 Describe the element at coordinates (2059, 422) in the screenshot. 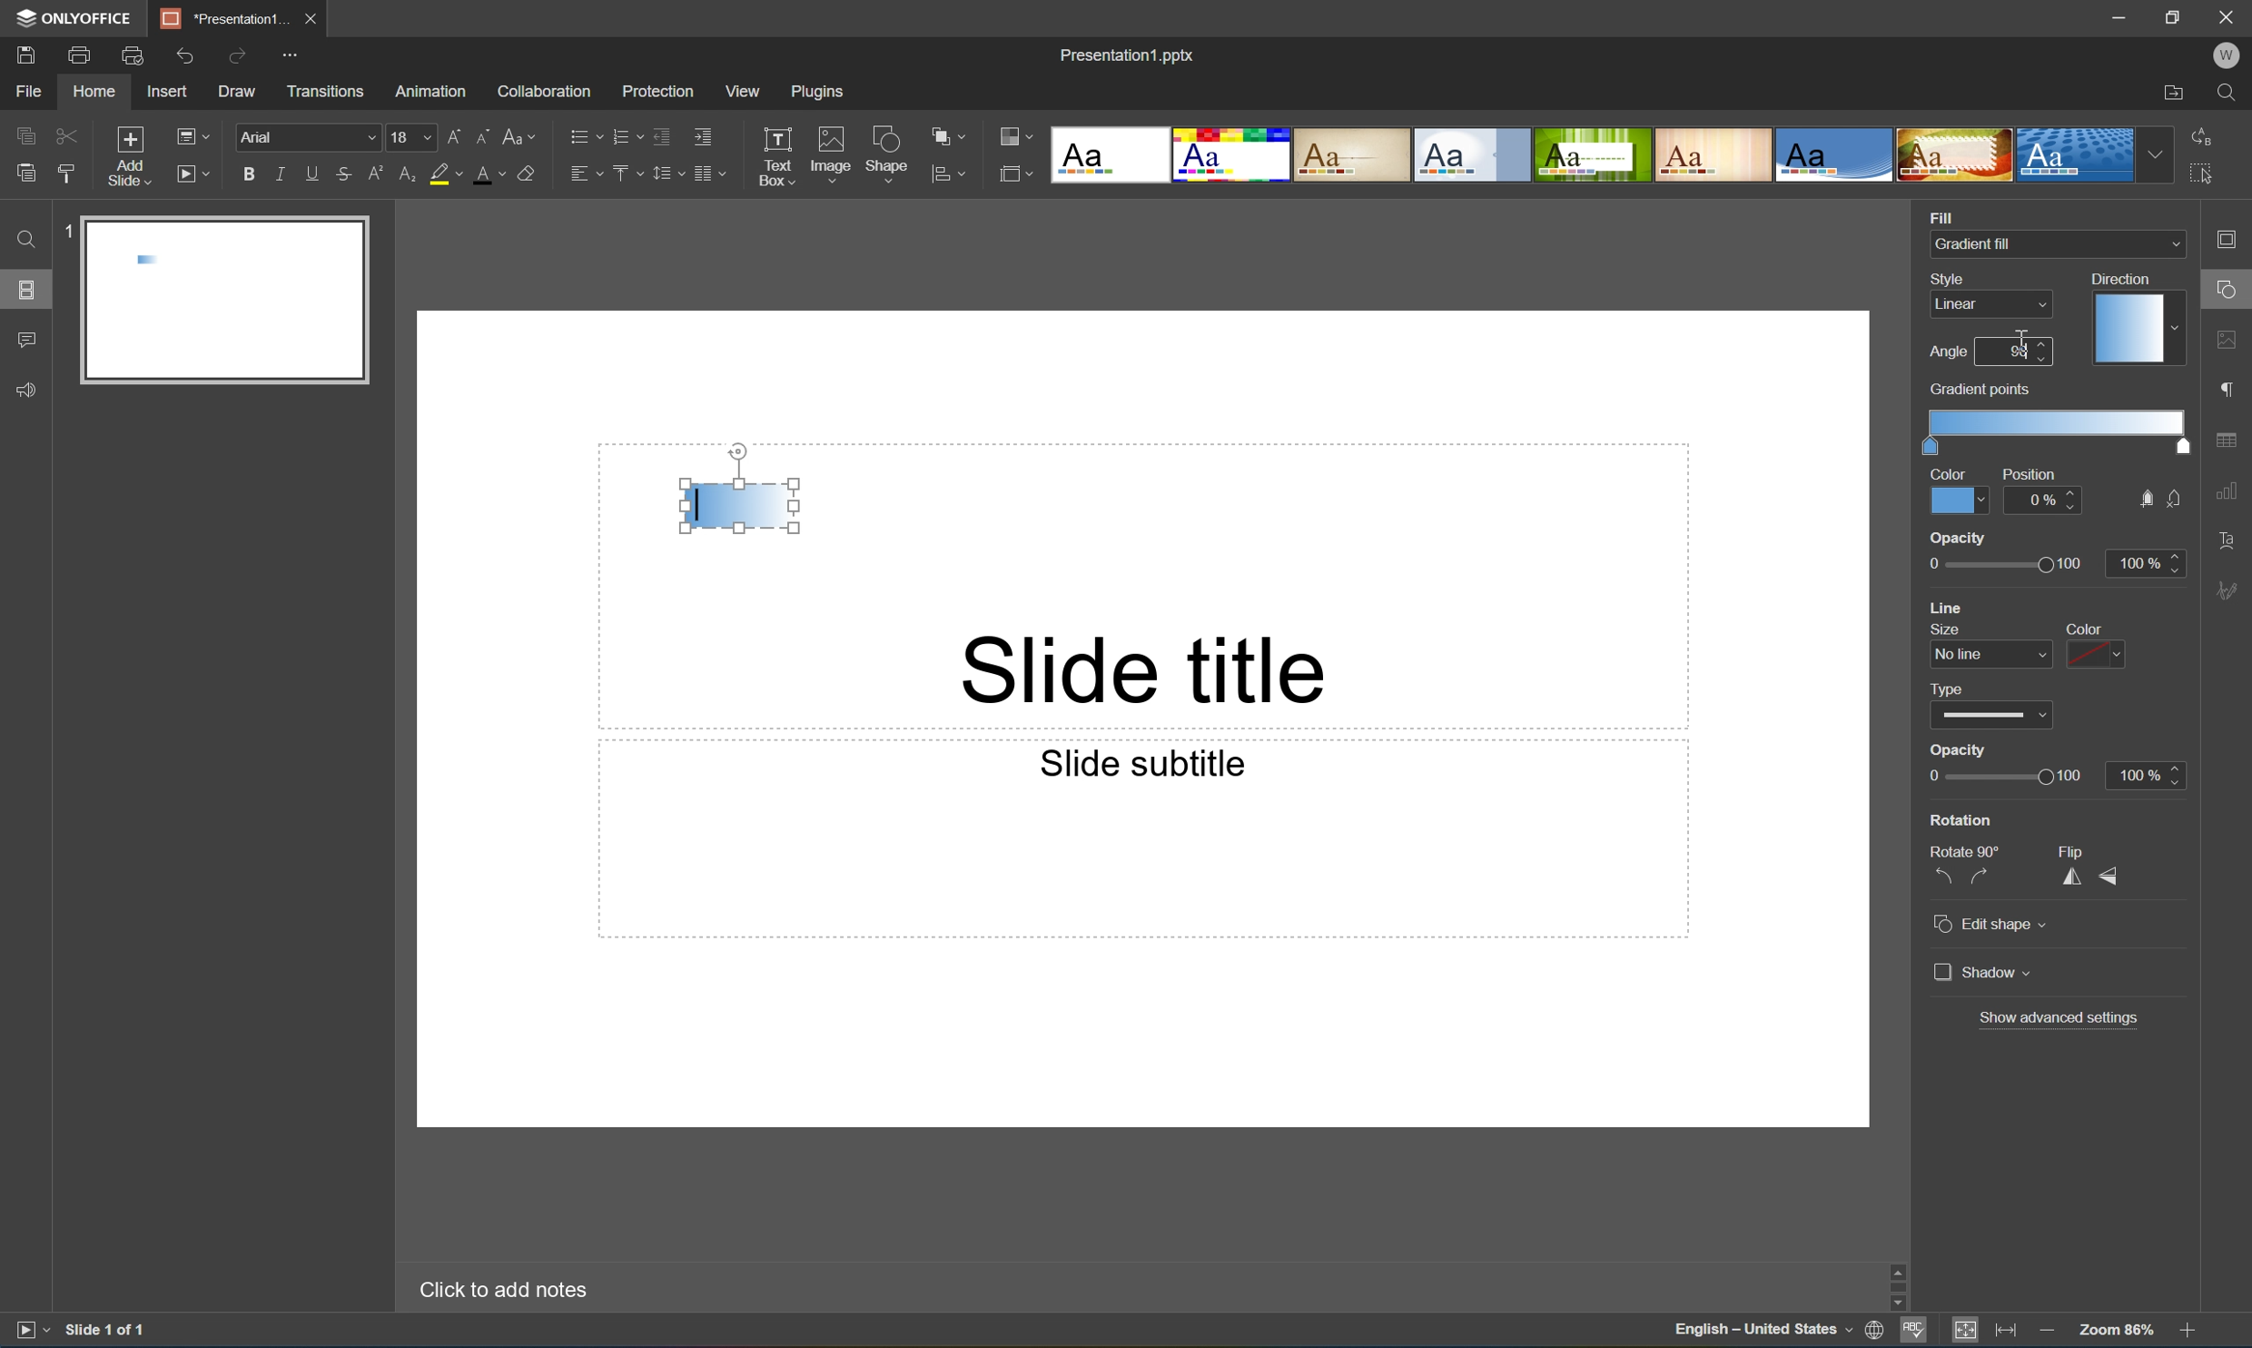

I see `Gradient scale` at that location.